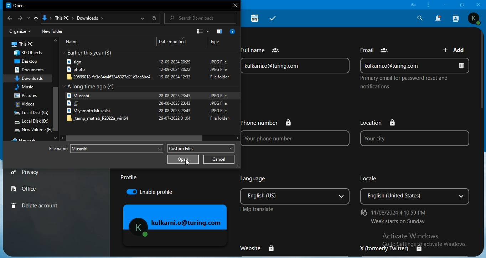 The height and width of the screenshot is (258, 486). What do you see at coordinates (219, 160) in the screenshot?
I see `cancel` at bounding box center [219, 160].